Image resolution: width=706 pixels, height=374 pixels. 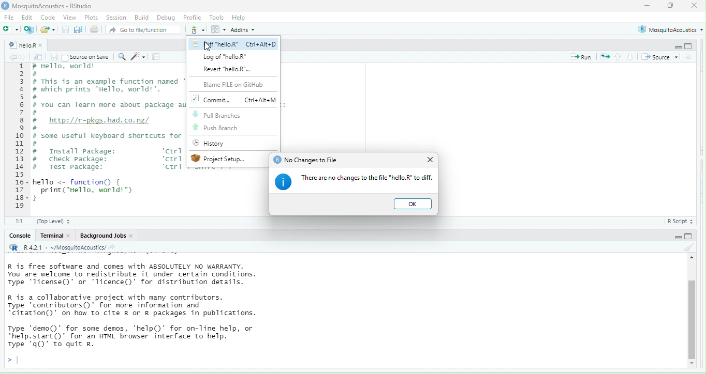 What do you see at coordinates (70, 248) in the screenshot?
I see `R R421 - ~/MosquitoAcoustics/` at bounding box center [70, 248].